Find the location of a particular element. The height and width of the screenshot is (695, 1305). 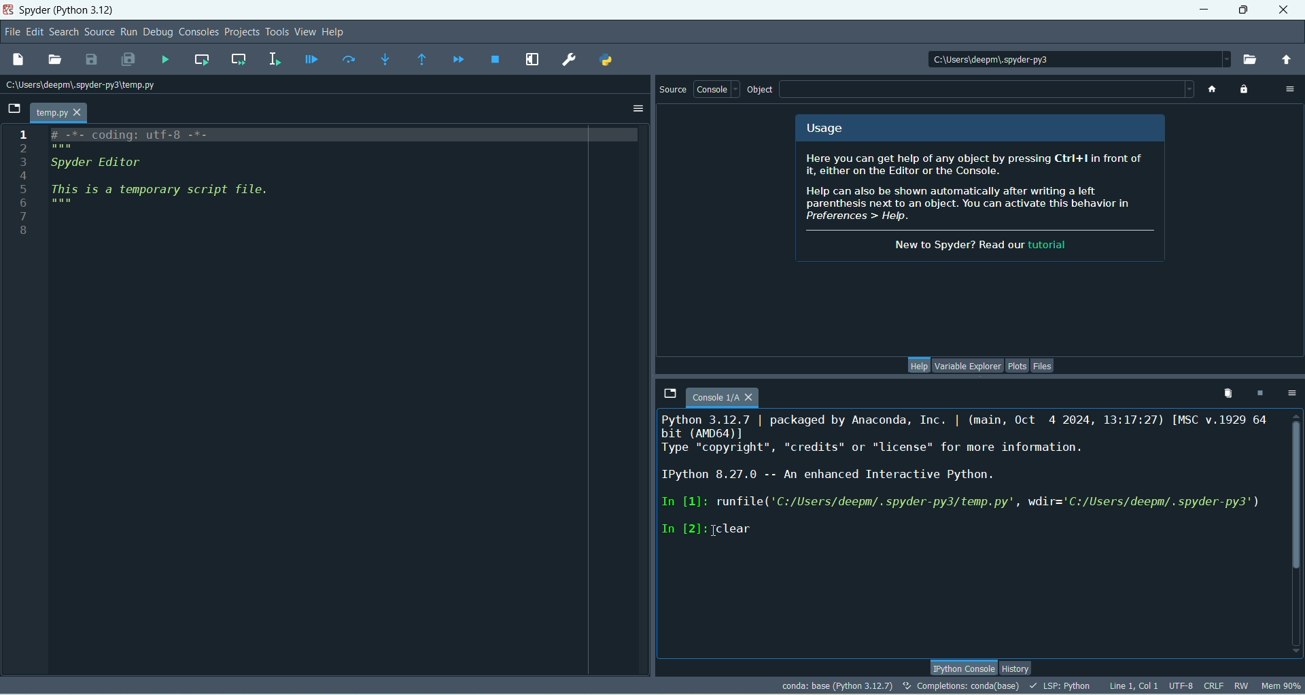

new is located at coordinates (18, 60).